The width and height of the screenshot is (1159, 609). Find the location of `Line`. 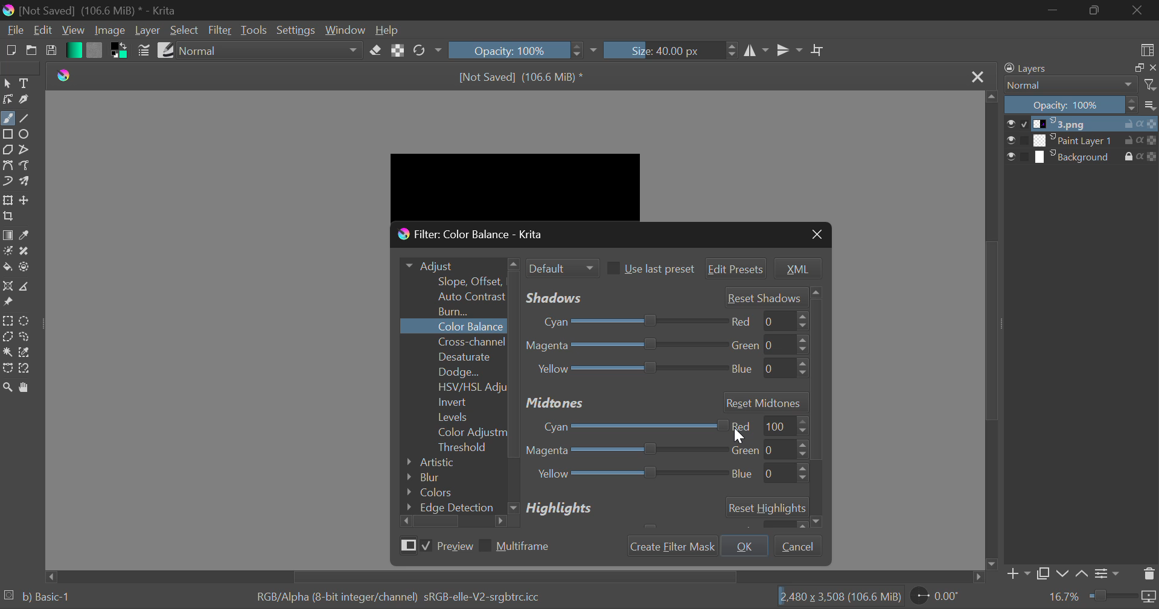

Line is located at coordinates (27, 119).